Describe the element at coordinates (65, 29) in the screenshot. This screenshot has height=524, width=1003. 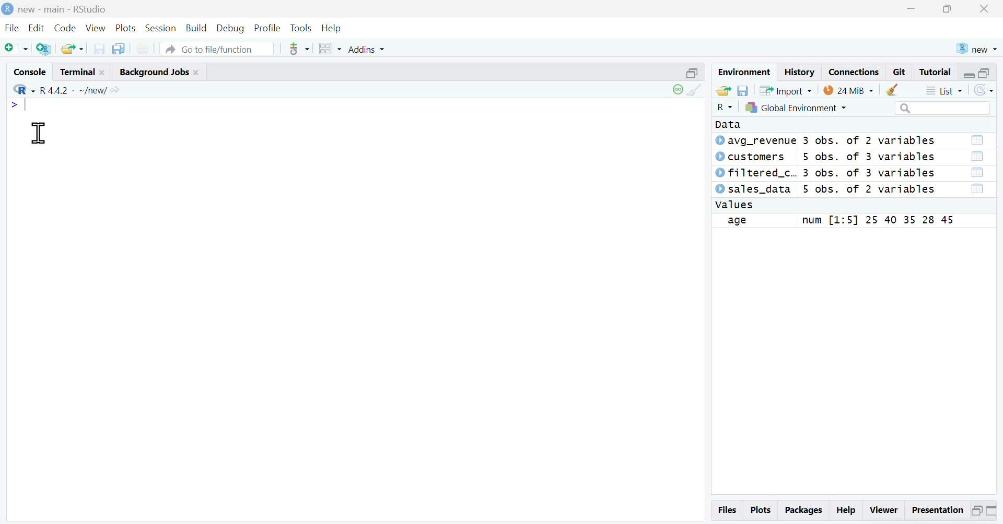
I see `Code` at that location.